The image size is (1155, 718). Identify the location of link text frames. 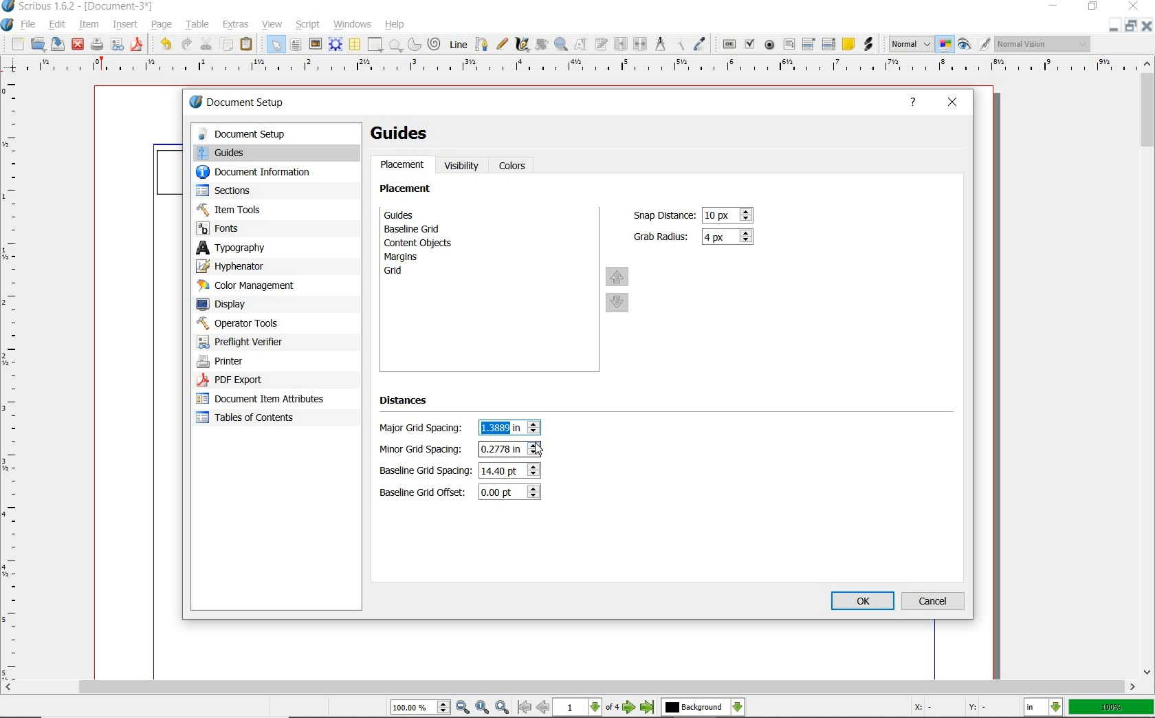
(621, 44).